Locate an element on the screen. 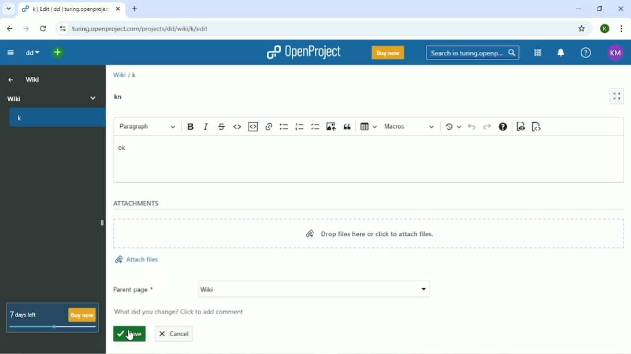  Reload this page is located at coordinates (44, 28).